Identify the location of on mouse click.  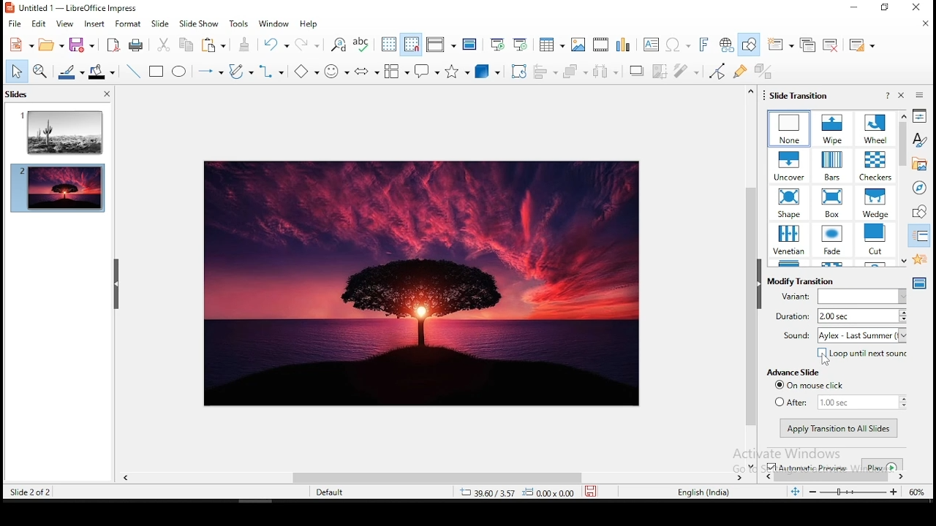
(807, 386).